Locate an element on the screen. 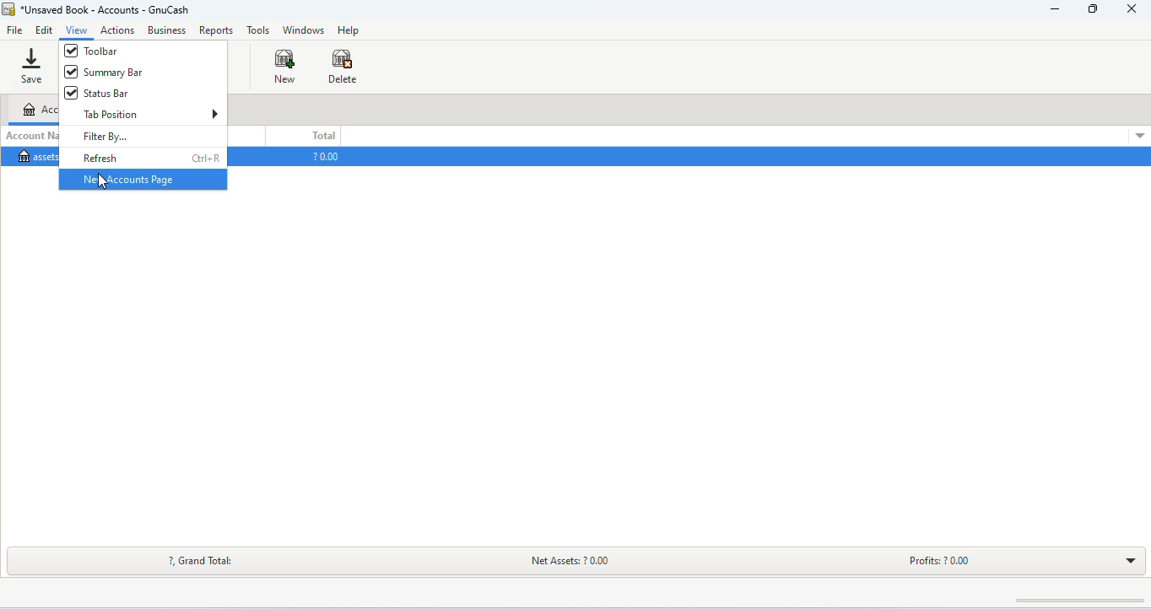 This screenshot has height=609, width=1151. help is located at coordinates (349, 31).